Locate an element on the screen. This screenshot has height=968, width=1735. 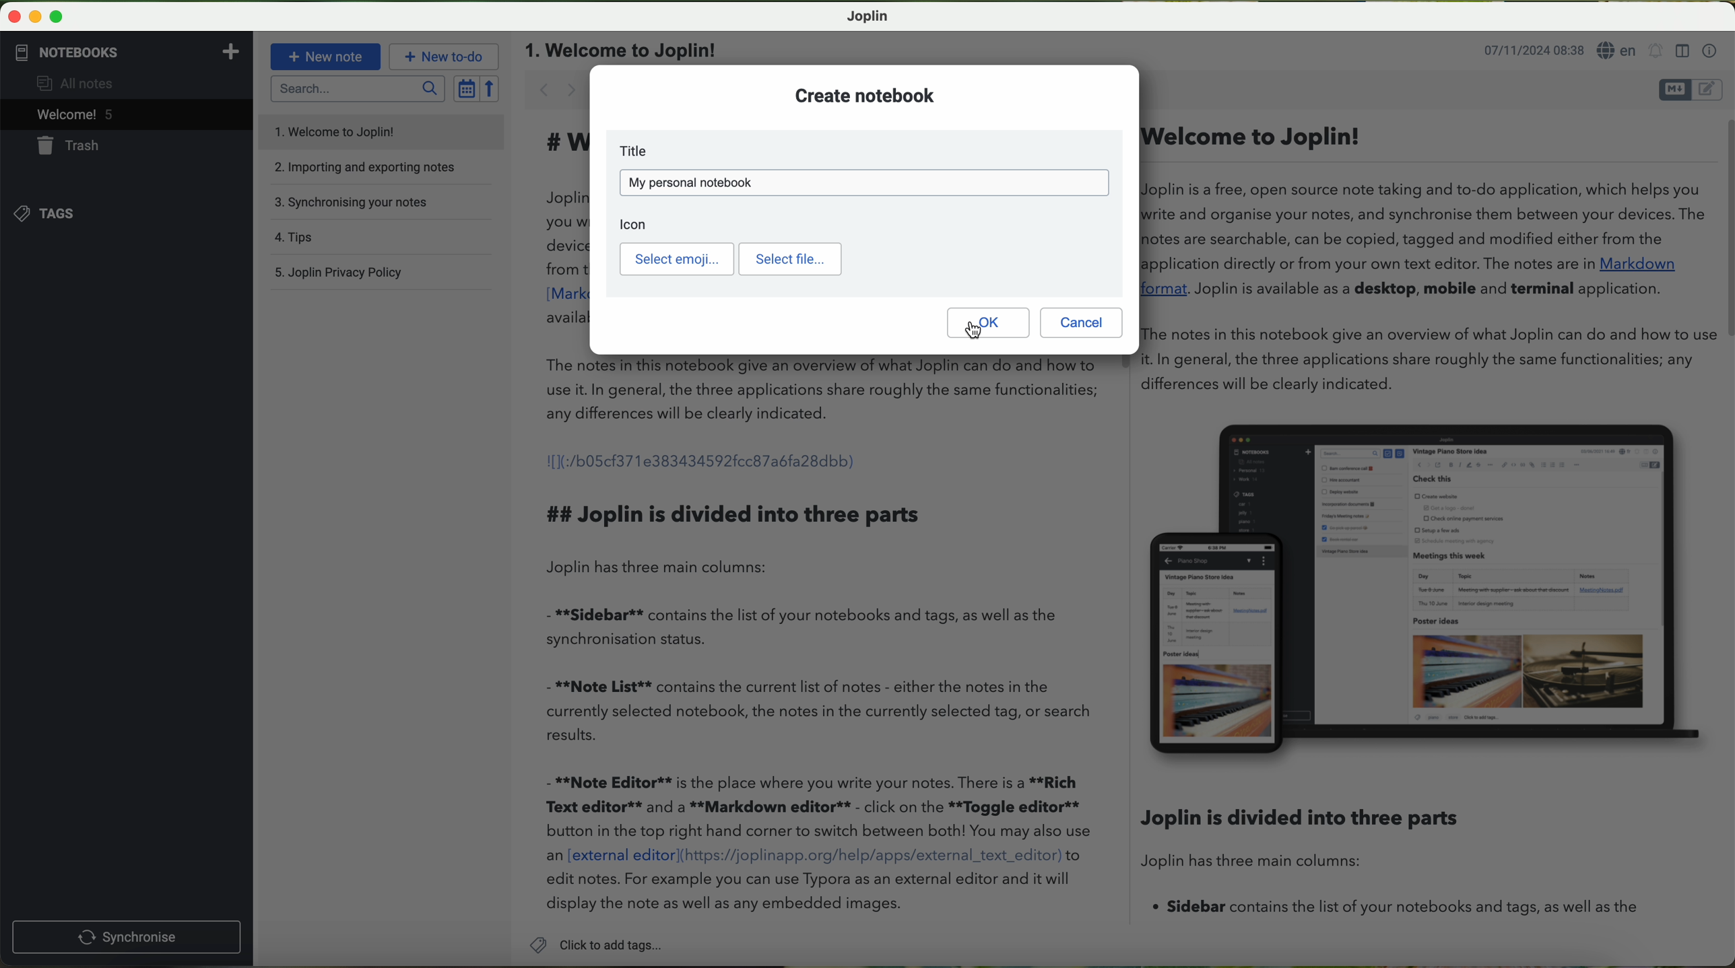
create notebook  is located at coordinates (863, 96).